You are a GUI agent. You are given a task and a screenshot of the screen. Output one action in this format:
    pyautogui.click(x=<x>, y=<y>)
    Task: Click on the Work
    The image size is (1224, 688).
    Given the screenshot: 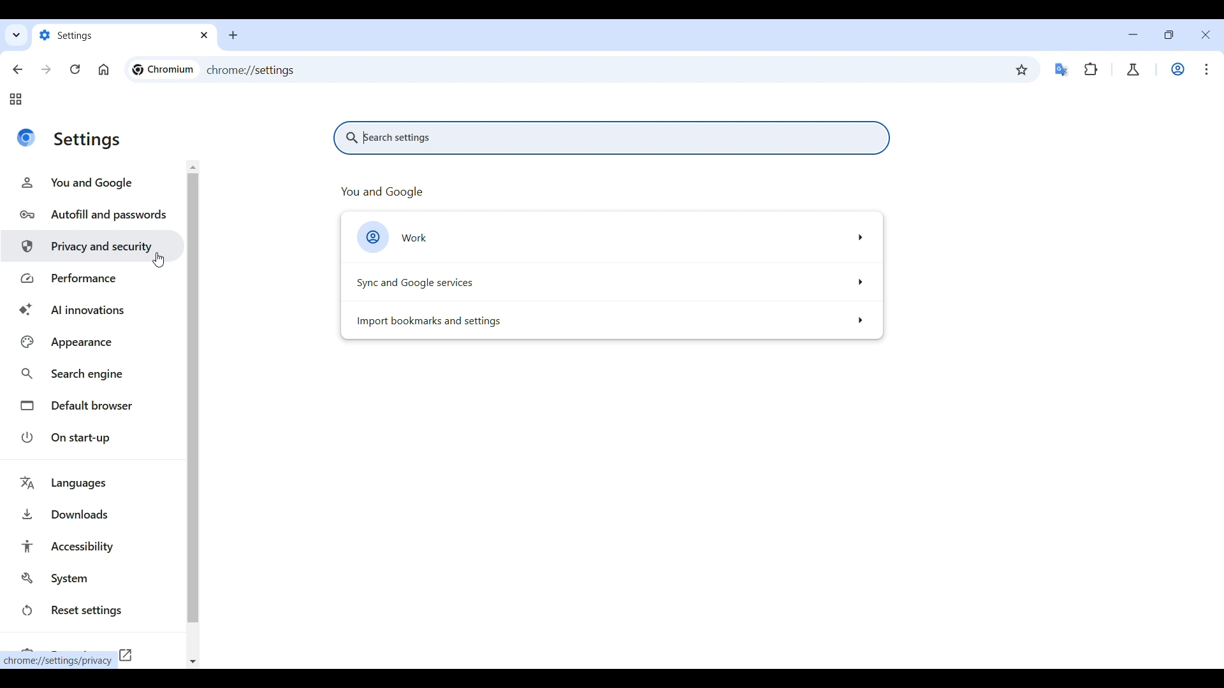 What is the action you would take?
    pyautogui.click(x=1177, y=69)
    